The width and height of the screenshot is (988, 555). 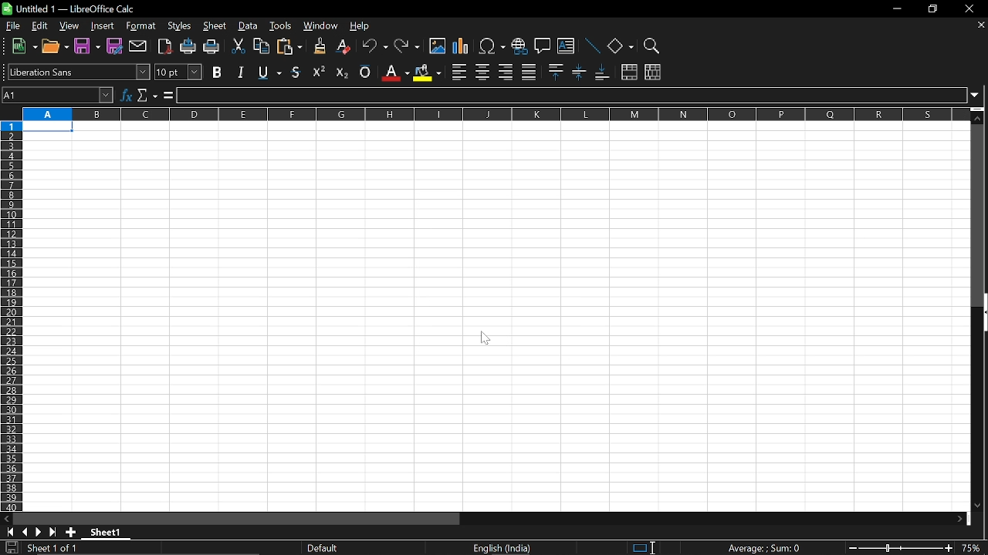 What do you see at coordinates (320, 71) in the screenshot?
I see `superscript` at bounding box center [320, 71].